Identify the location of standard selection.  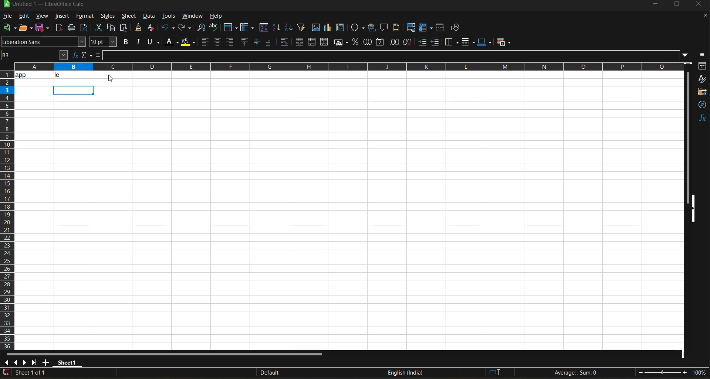
(494, 372).